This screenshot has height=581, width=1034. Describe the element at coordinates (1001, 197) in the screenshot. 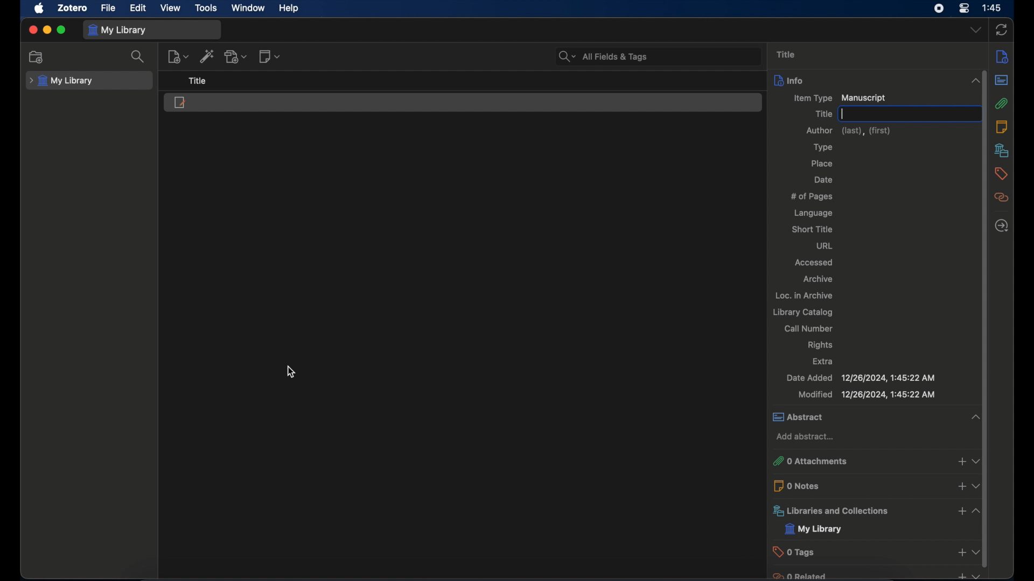

I see `related` at that location.